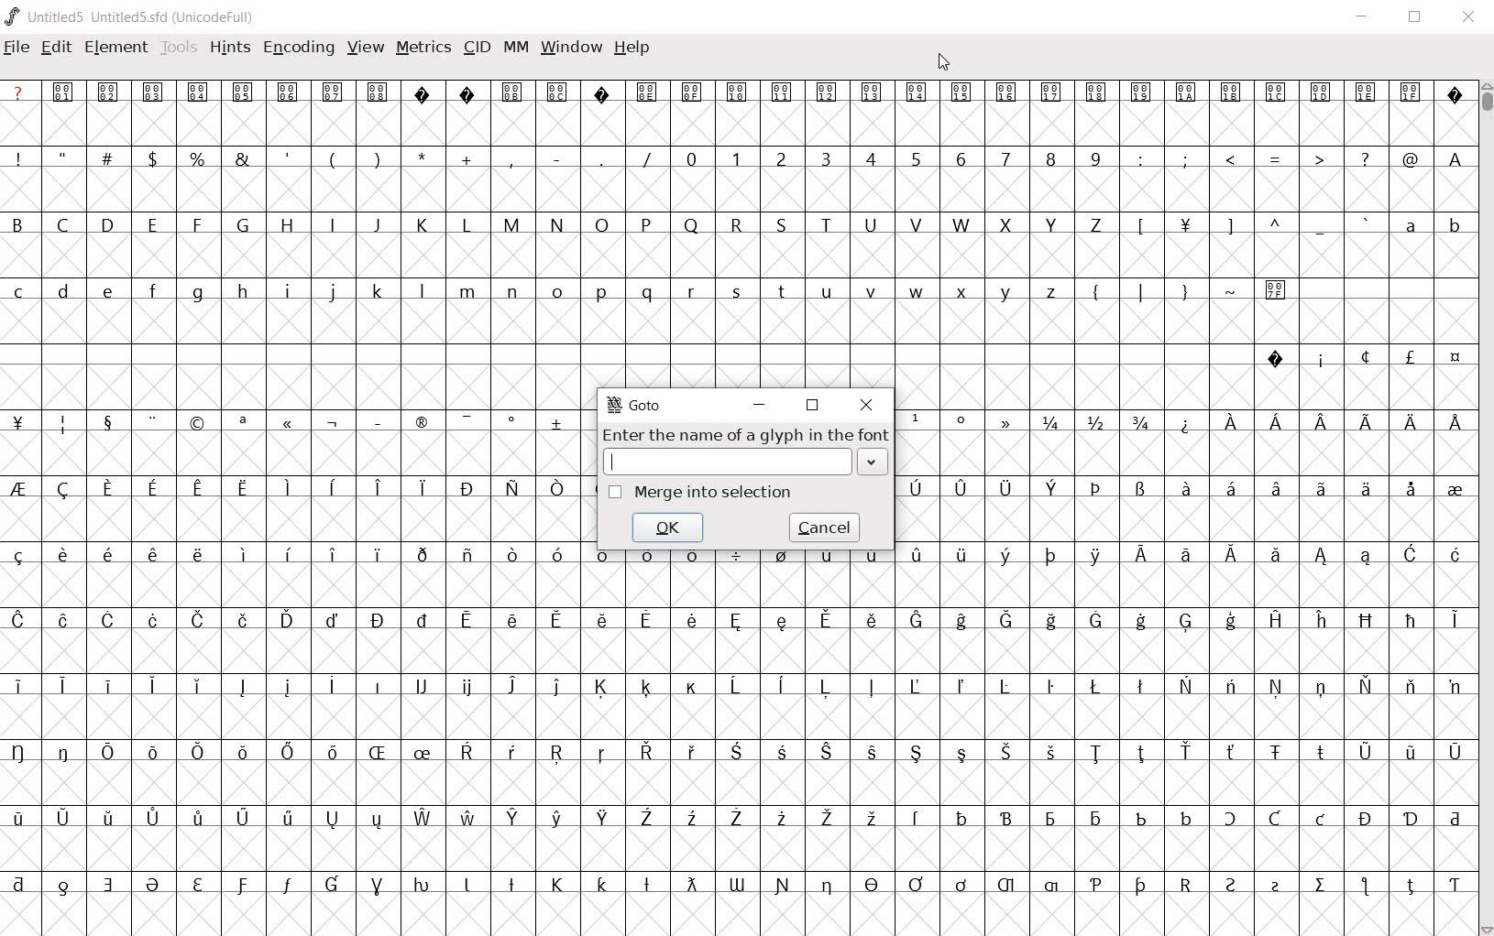  I want to click on >, so click(1321, 159).